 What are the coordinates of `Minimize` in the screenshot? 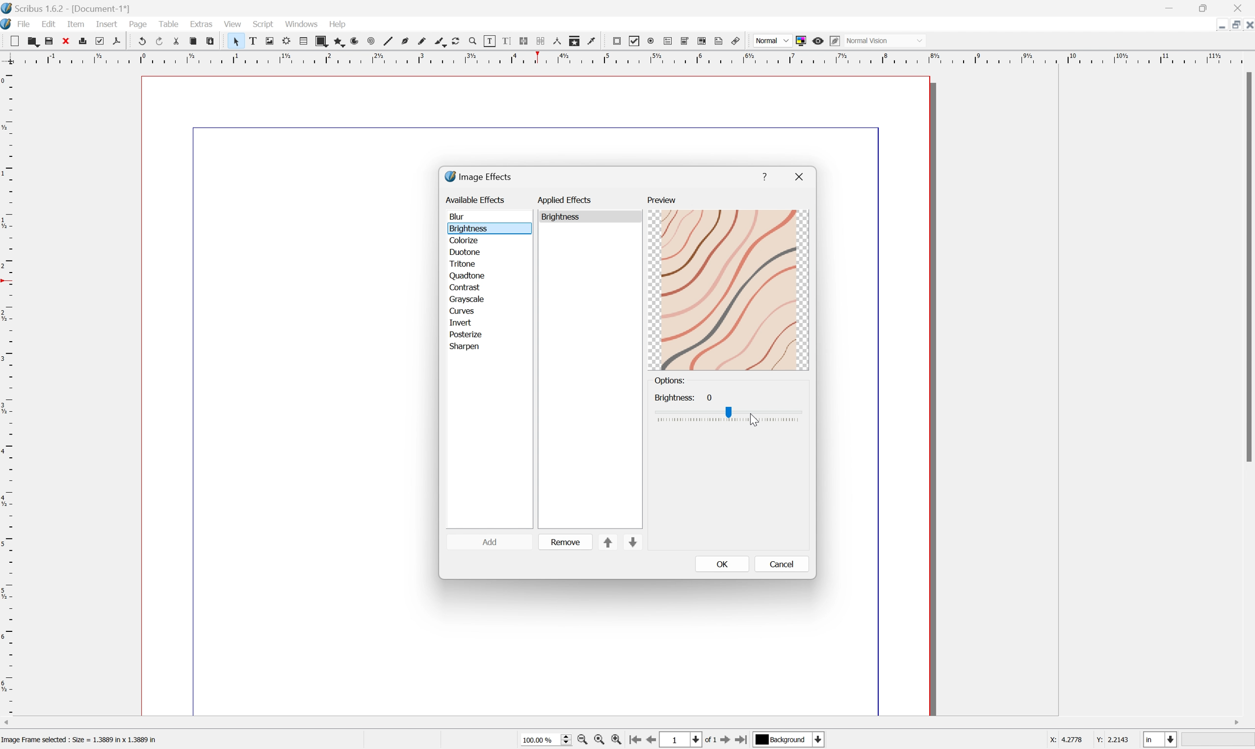 It's located at (1169, 8).